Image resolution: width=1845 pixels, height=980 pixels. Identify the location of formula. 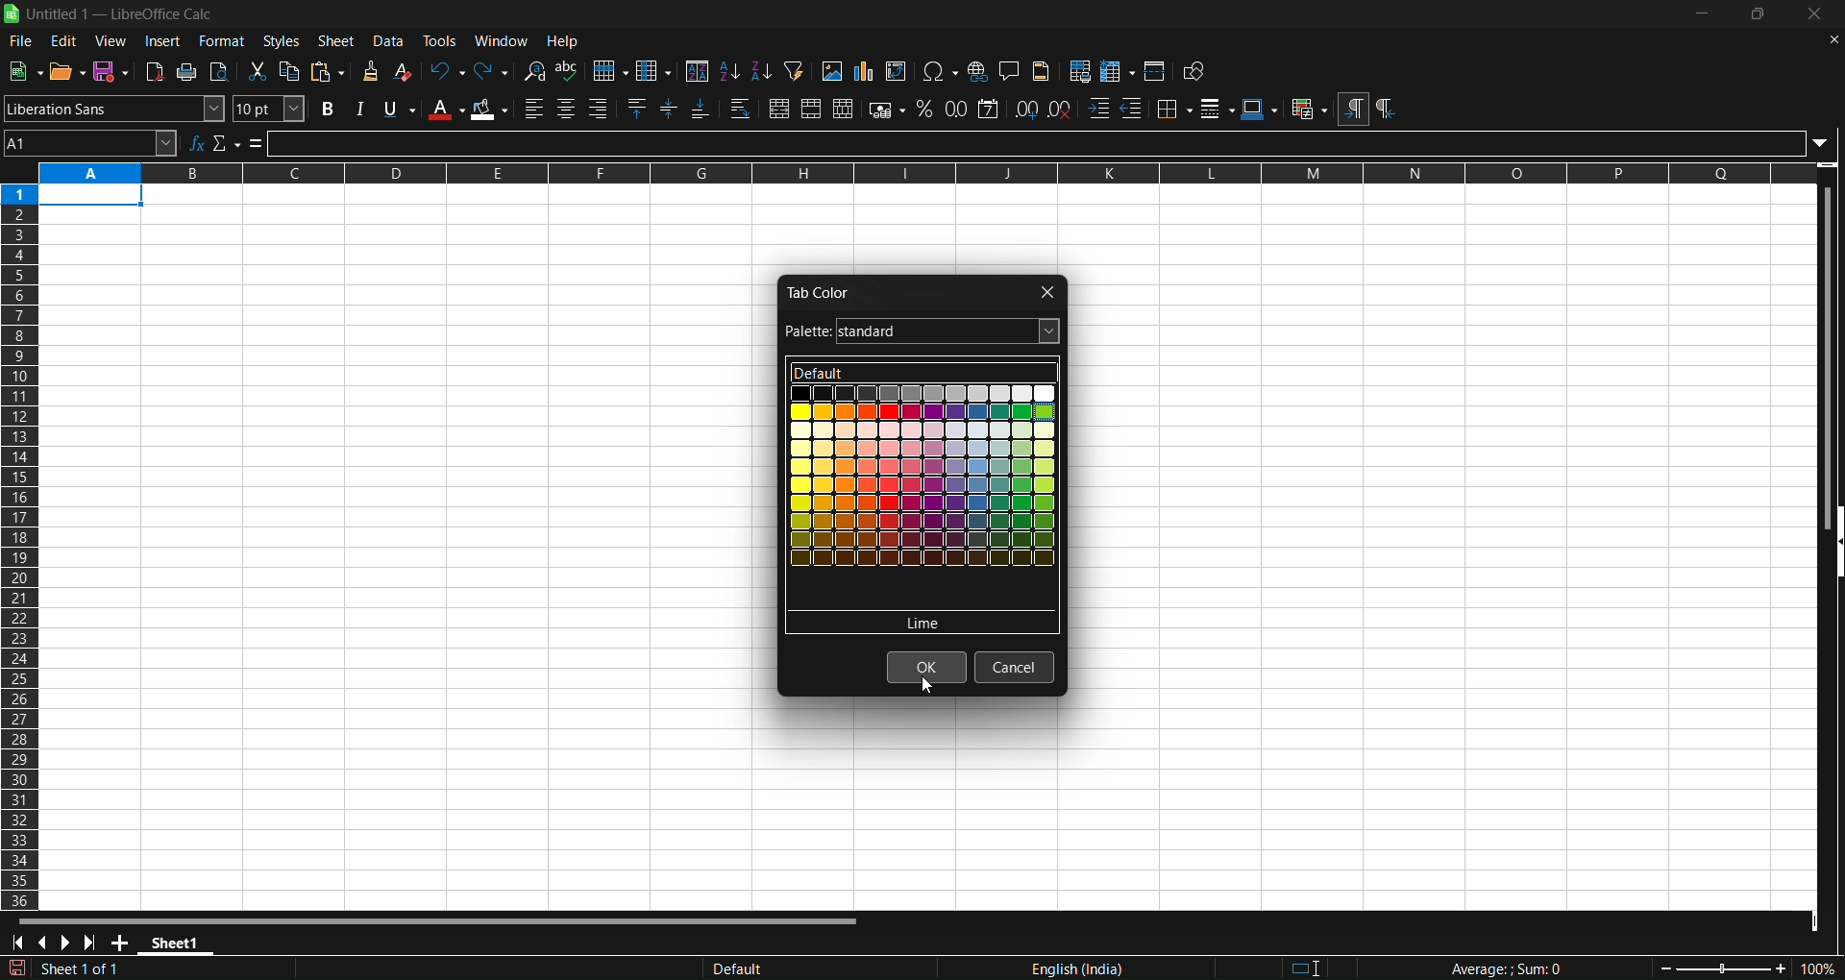
(1488, 968).